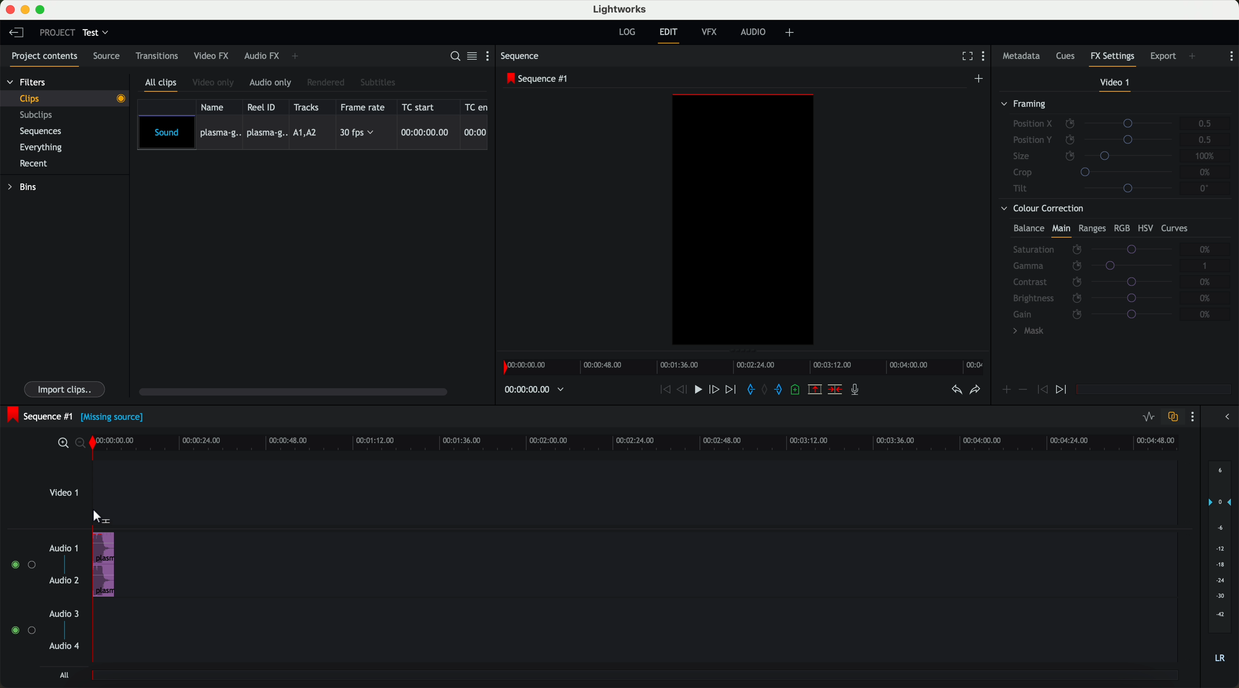 The image size is (1239, 688). What do you see at coordinates (477, 106) in the screenshot?
I see `TC en` at bounding box center [477, 106].